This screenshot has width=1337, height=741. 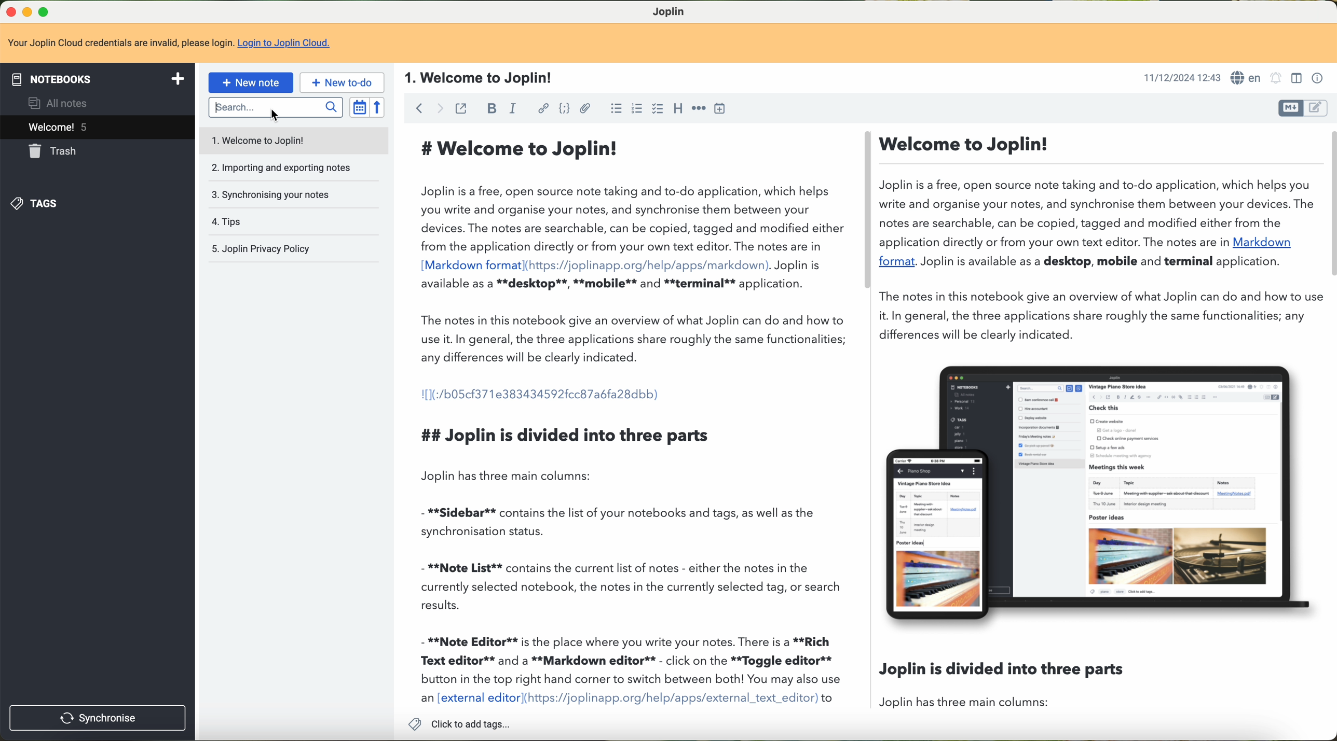 What do you see at coordinates (475, 79) in the screenshot?
I see `1.Welcome to Joplin!` at bounding box center [475, 79].